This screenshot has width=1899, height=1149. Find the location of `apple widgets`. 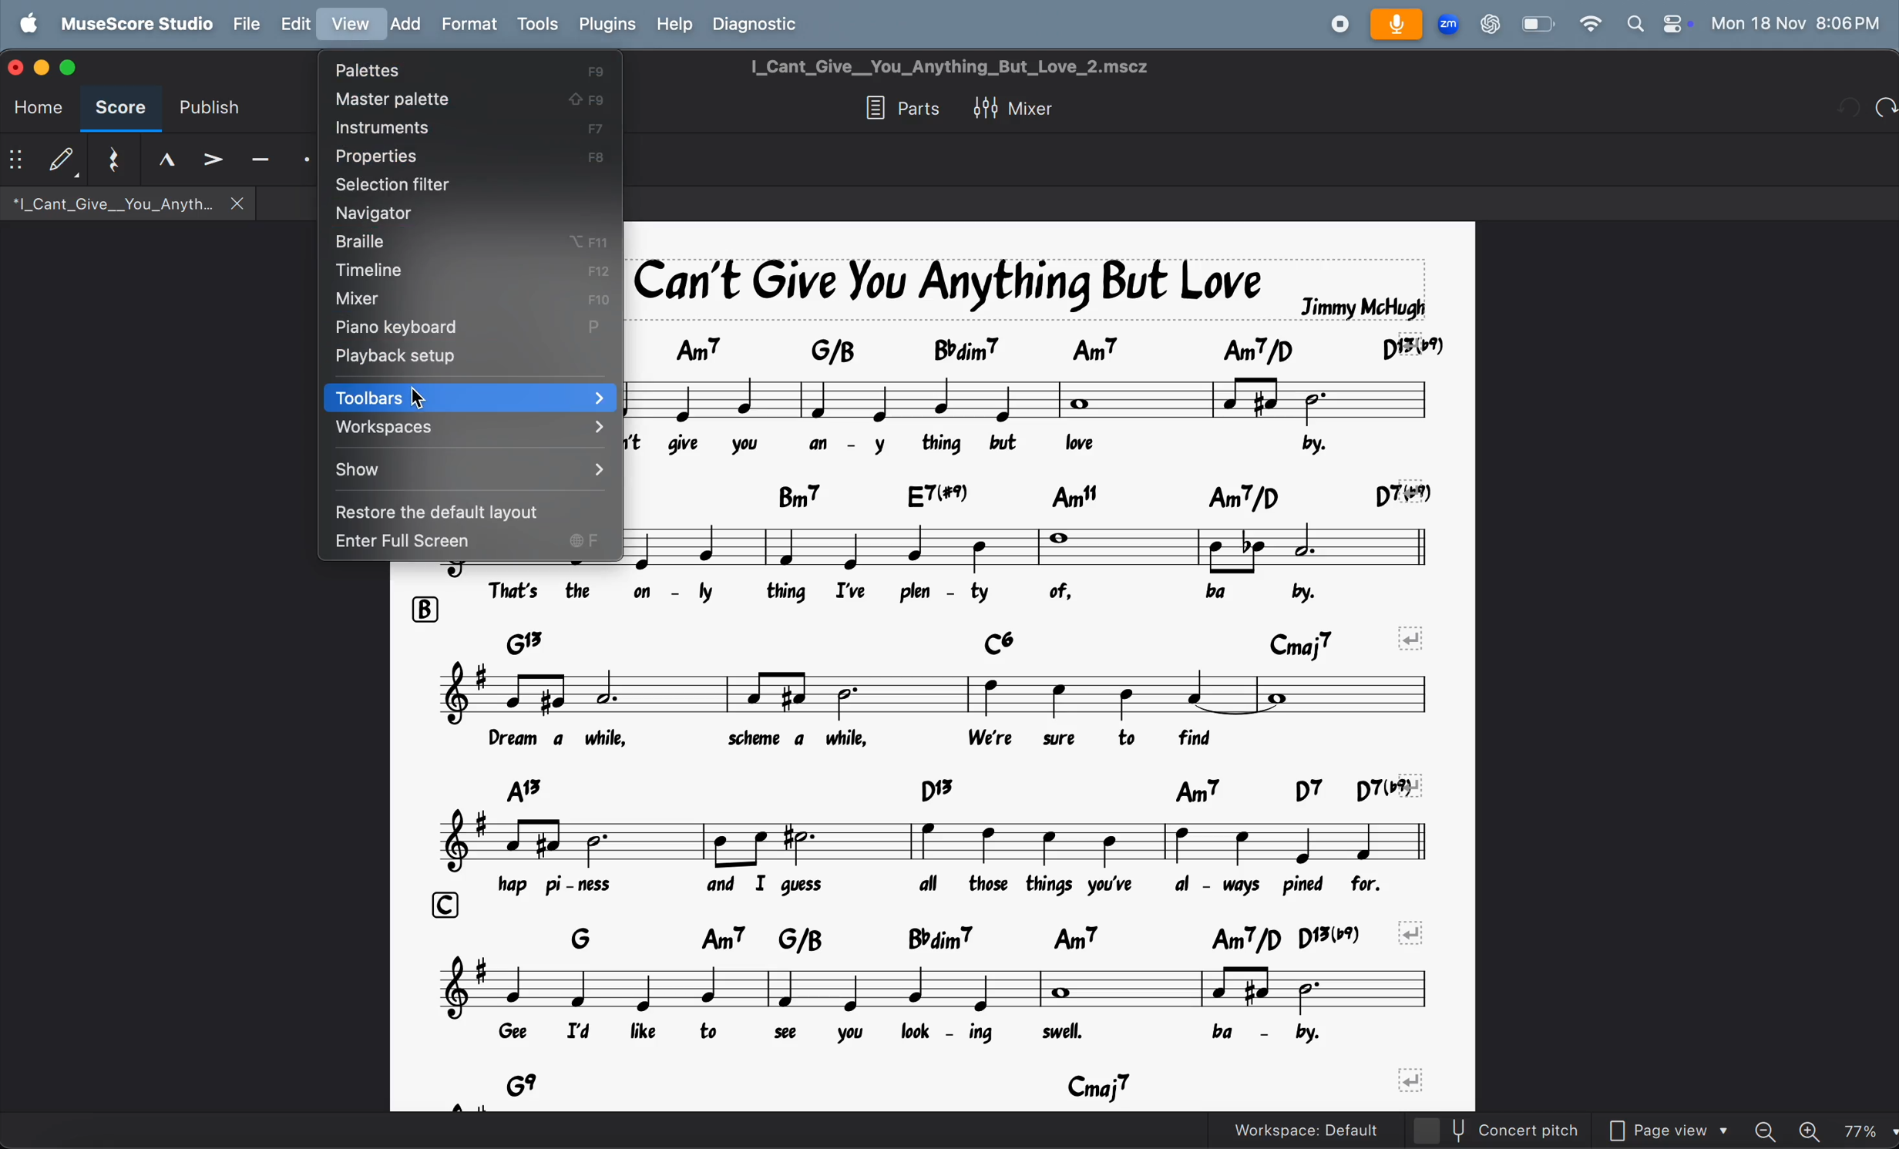

apple widgets is located at coordinates (1657, 25).